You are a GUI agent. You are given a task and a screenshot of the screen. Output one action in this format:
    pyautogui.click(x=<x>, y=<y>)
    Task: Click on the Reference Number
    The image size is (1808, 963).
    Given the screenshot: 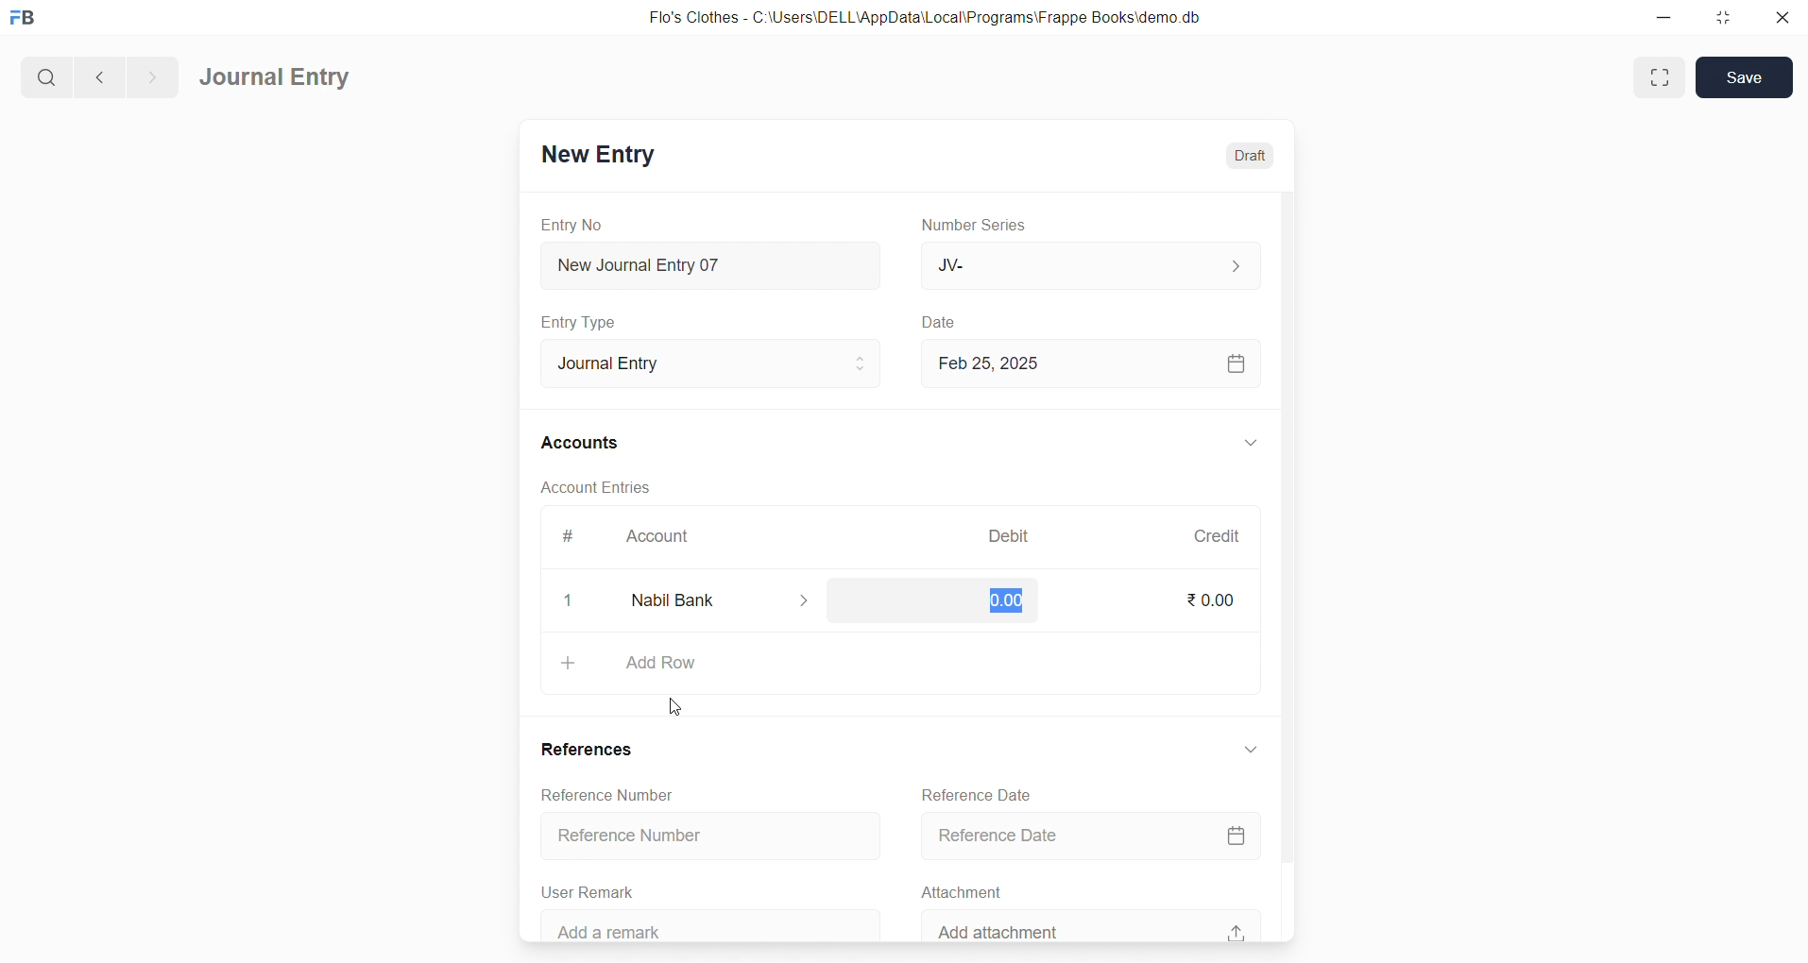 What is the action you would take?
    pyautogui.click(x=617, y=796)
    